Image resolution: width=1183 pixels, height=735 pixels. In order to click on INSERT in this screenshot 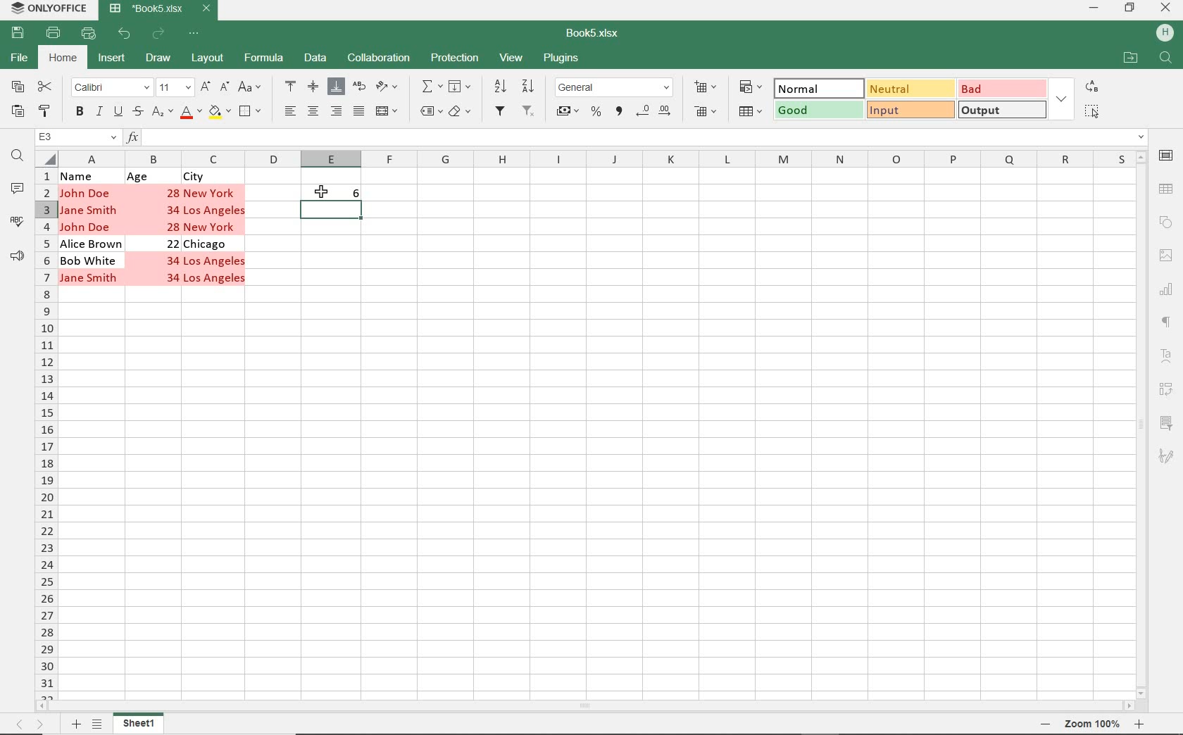, I will do `click(112, 60)`.